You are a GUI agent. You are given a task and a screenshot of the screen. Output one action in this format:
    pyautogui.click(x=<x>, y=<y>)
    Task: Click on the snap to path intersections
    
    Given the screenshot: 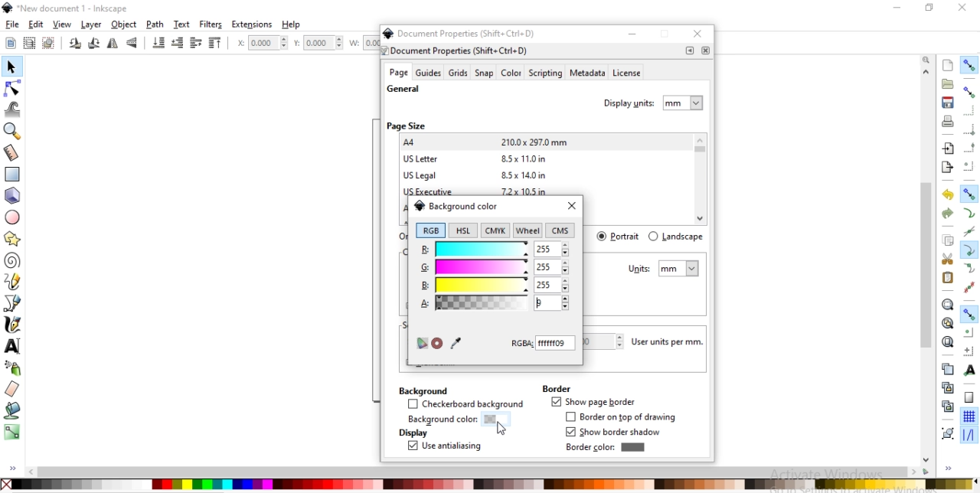 What is the action you would take?
    pyautogui.click(x=969, y=232)
    